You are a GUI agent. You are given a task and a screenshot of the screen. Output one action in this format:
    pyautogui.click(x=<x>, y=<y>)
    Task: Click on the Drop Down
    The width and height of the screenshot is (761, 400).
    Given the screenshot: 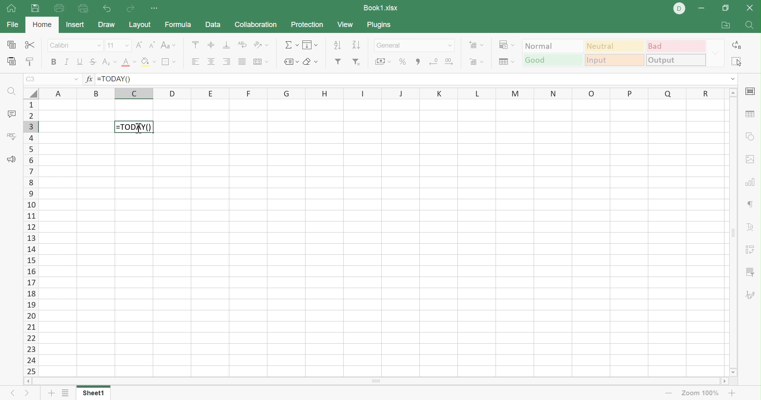 What is the action you would take?
    pyautogui.click(x=732, y=79)
    